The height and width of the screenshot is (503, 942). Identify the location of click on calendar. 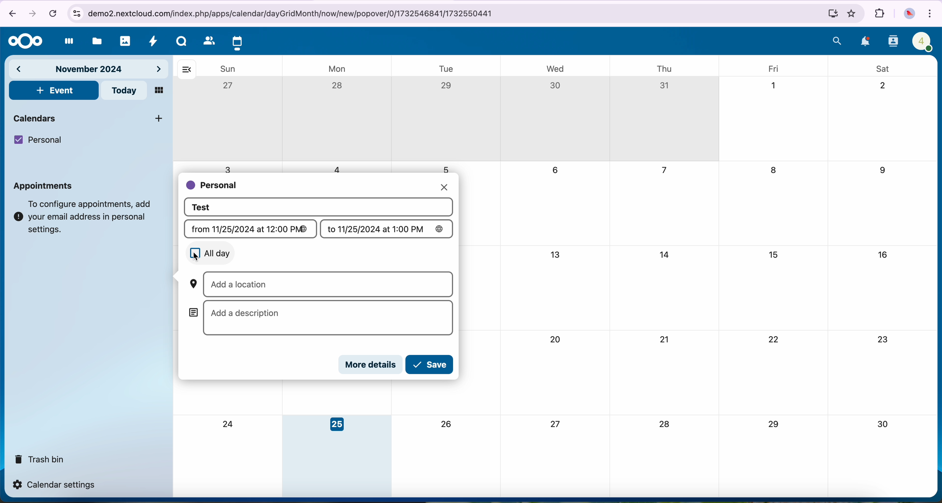
(237, 42).